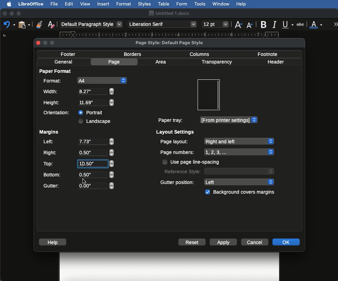  What do you see at coordinates (70, 54) in the screenshot?
I see `Footer` at bounding box center [70, 54].